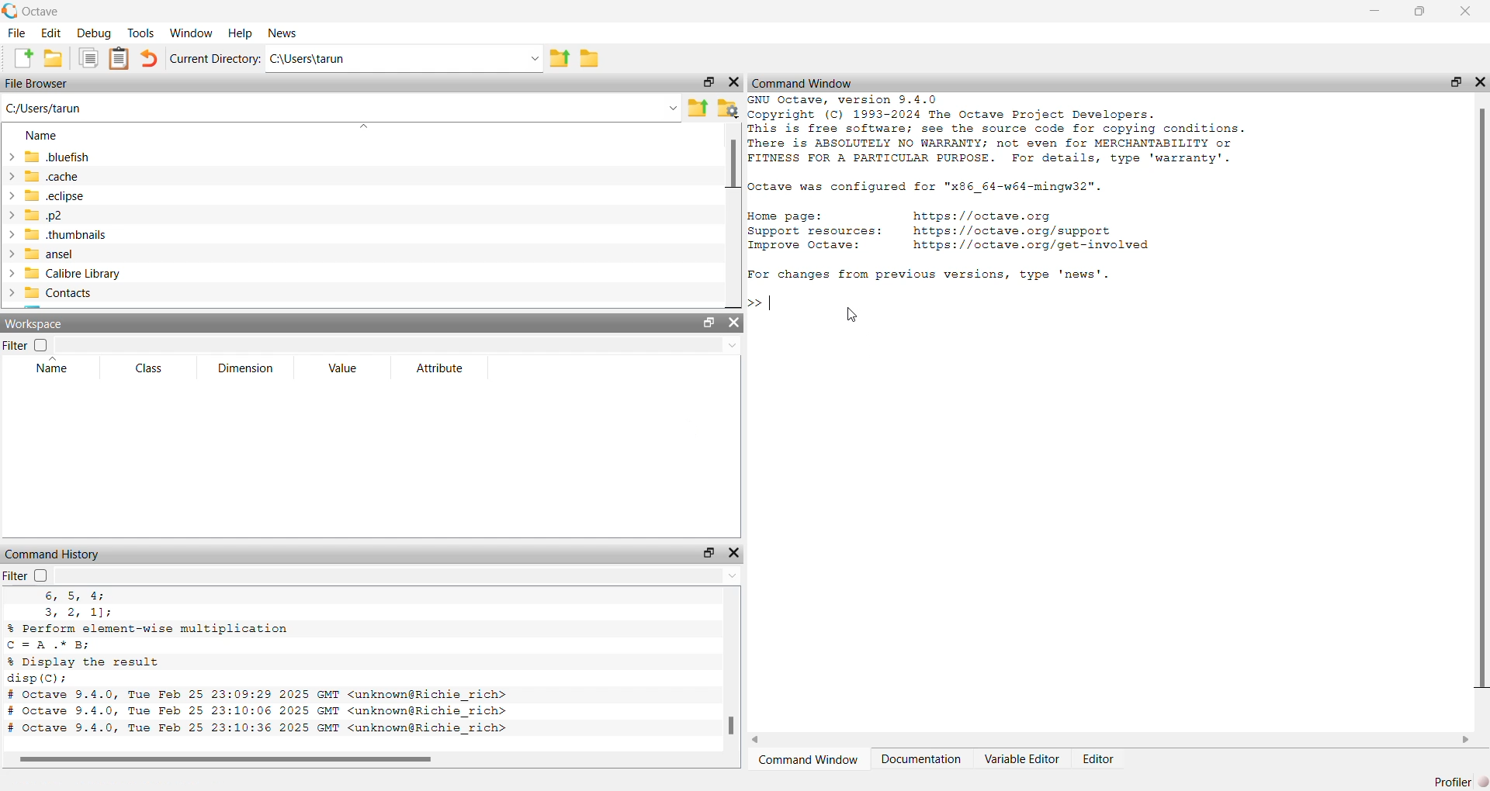 The width and height of the screenshot is (1490, 791). I want to click on Name, so click(42, 135).